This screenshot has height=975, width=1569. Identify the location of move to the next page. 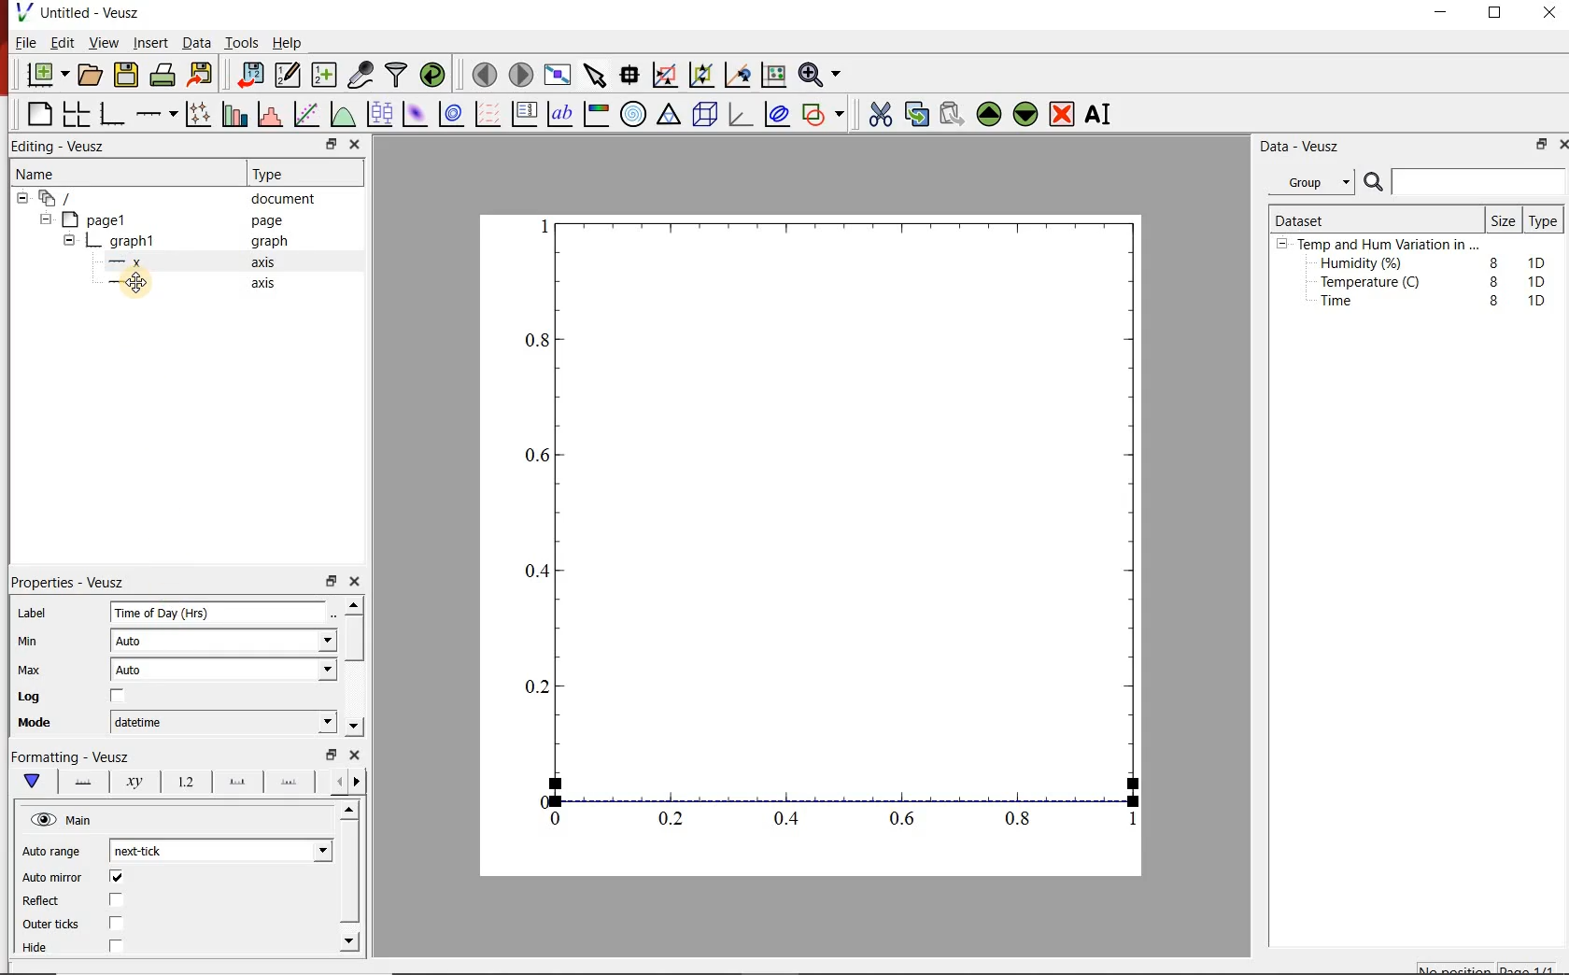
(520, 74).